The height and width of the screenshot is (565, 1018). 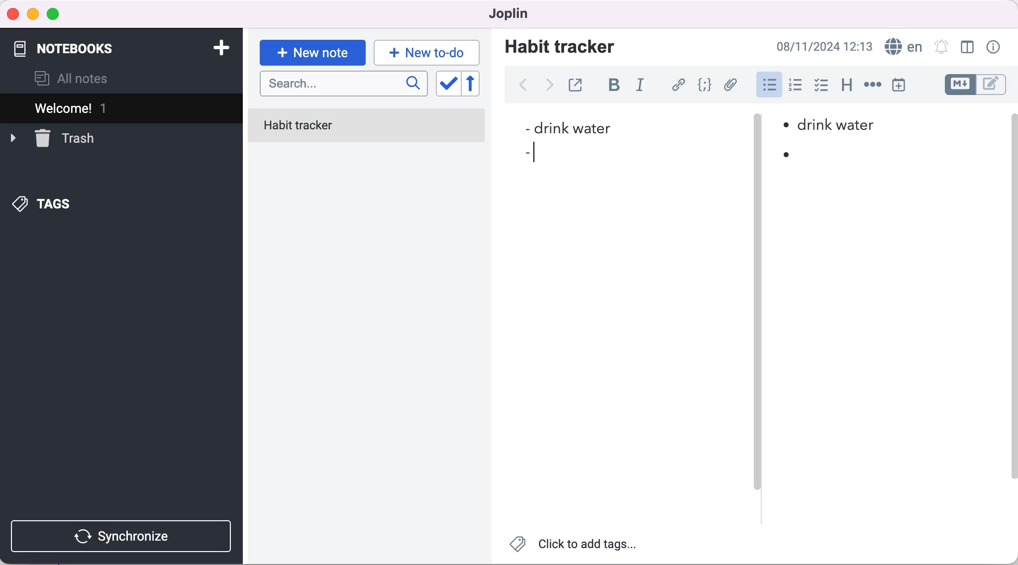 What do you see at coordinates (847, 86) in the screenshot?
I see `heading` at bounding box center [847, 86].